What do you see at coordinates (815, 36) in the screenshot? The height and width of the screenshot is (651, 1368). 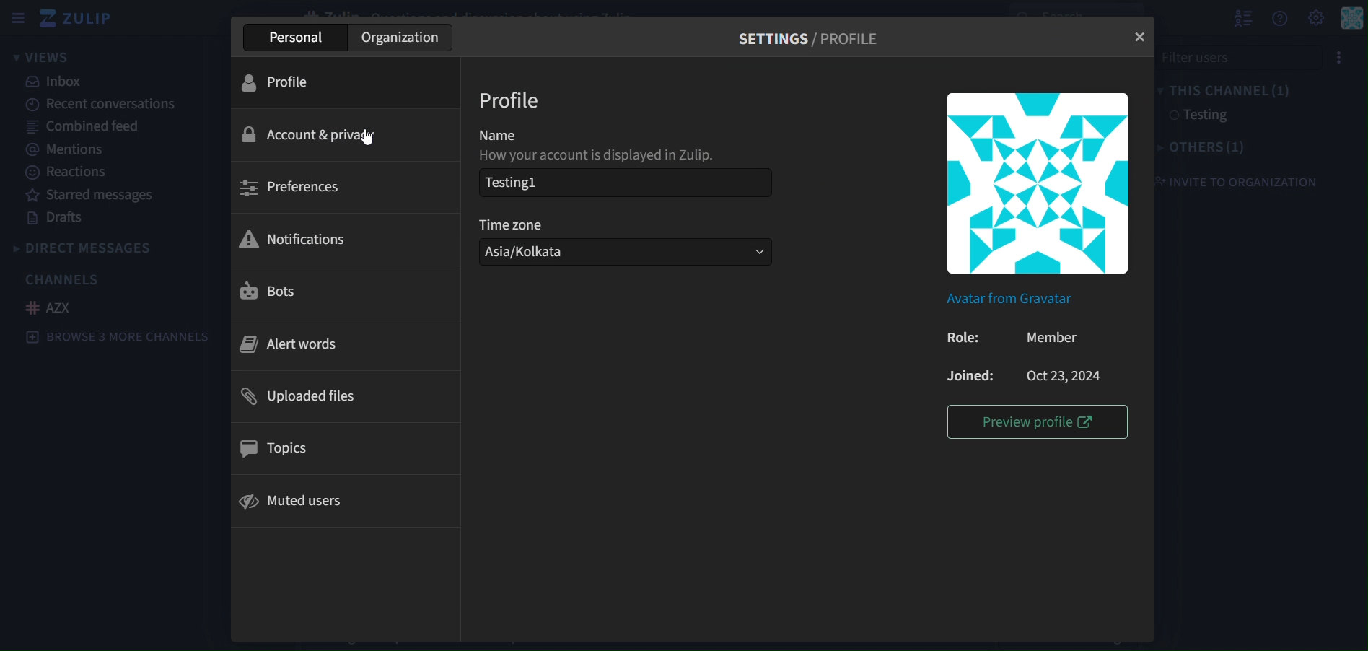 I see `settings` at bounding box center [815, 36].